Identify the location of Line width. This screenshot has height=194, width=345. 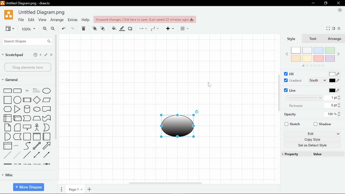
(306, 98).